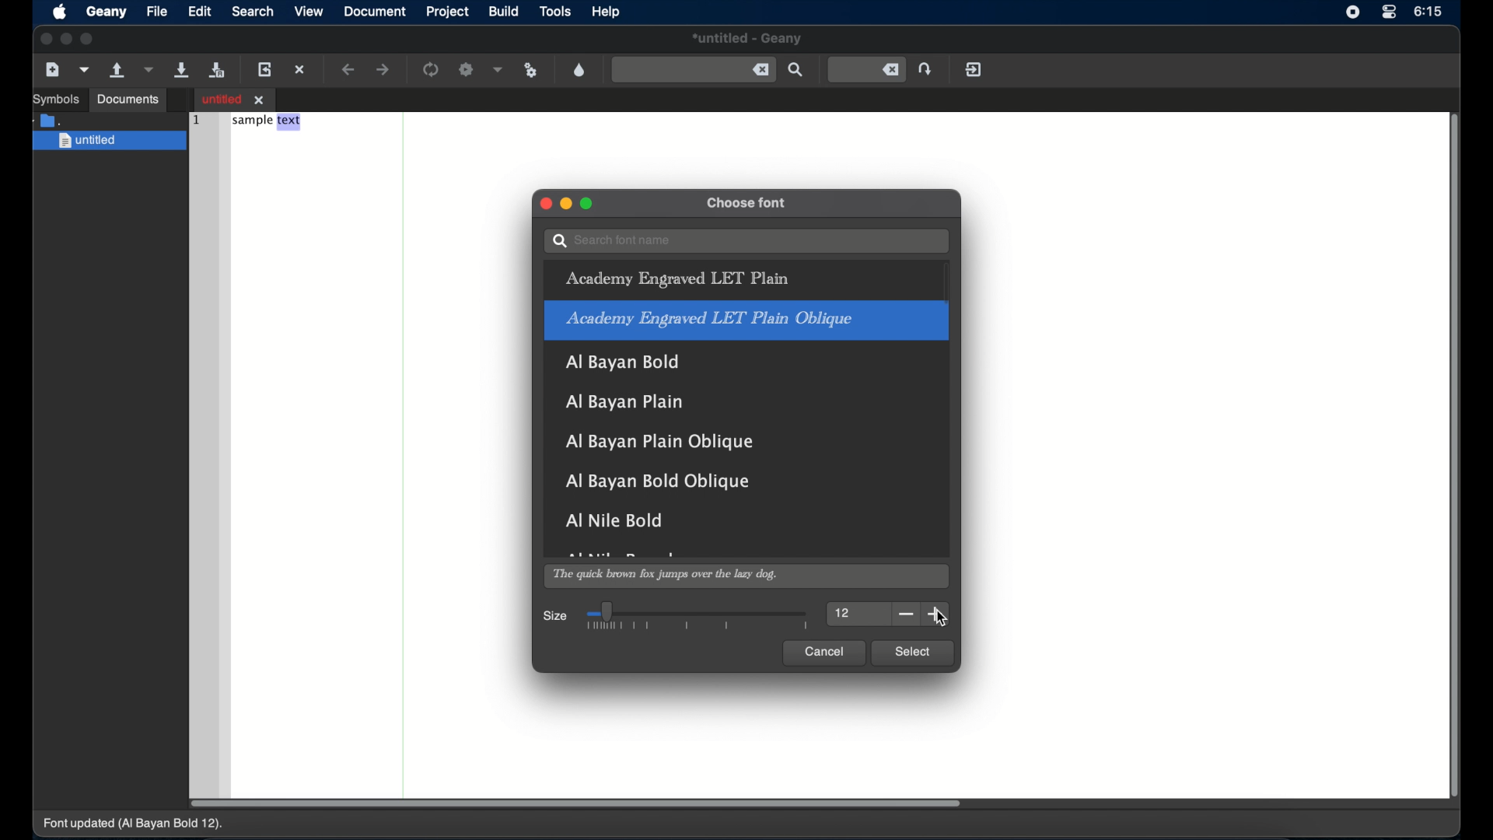 The width and height of the screenshot is (1493, 840). I want to click on maximize, so click(588, 205).